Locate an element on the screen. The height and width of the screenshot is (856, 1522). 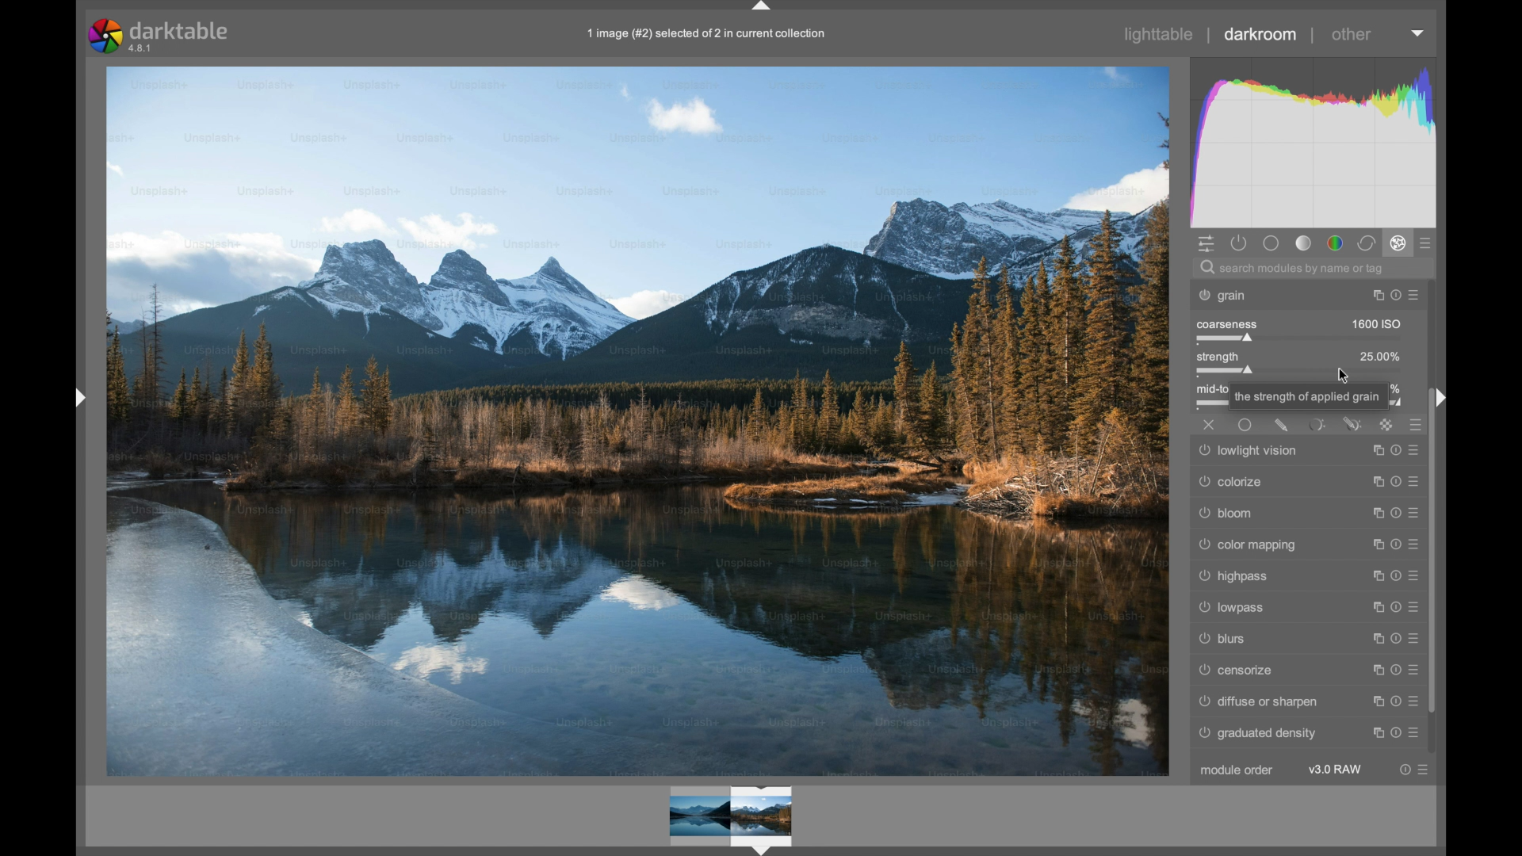
histogram is located at coordinates (1310, 140).